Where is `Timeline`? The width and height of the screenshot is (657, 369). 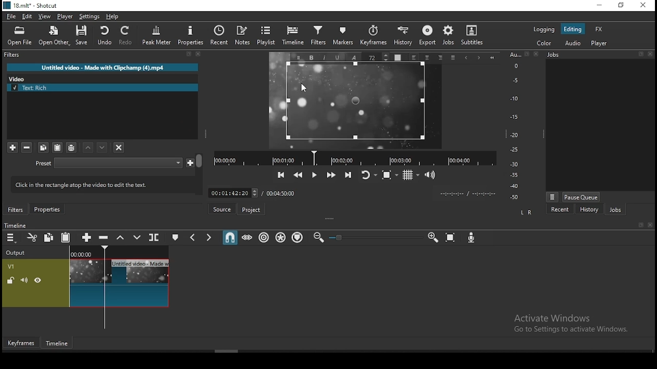 Timeline is located at coordinates (15, 225).